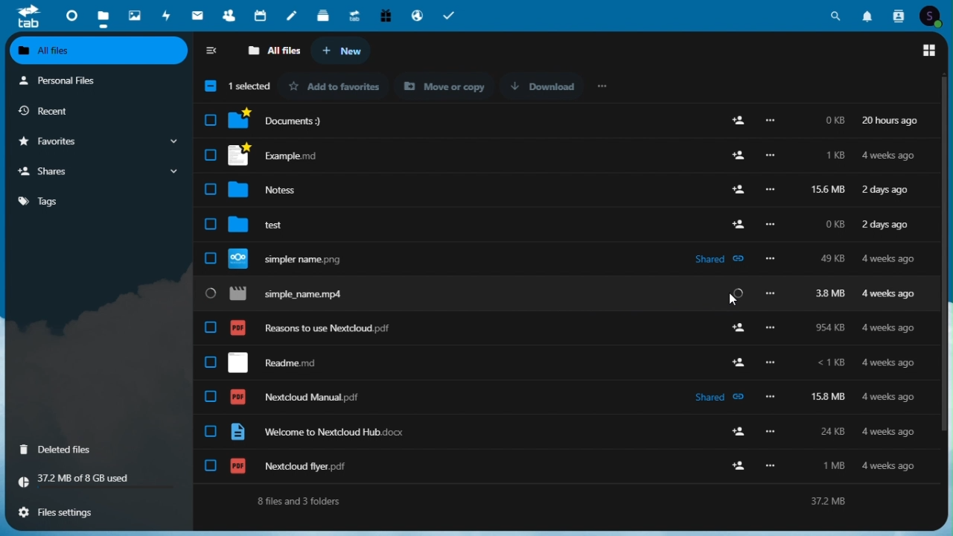  What do you see at coordinates (230, 16) in the screenshot?
I see `Contacts` at bounding box center [230, 16].